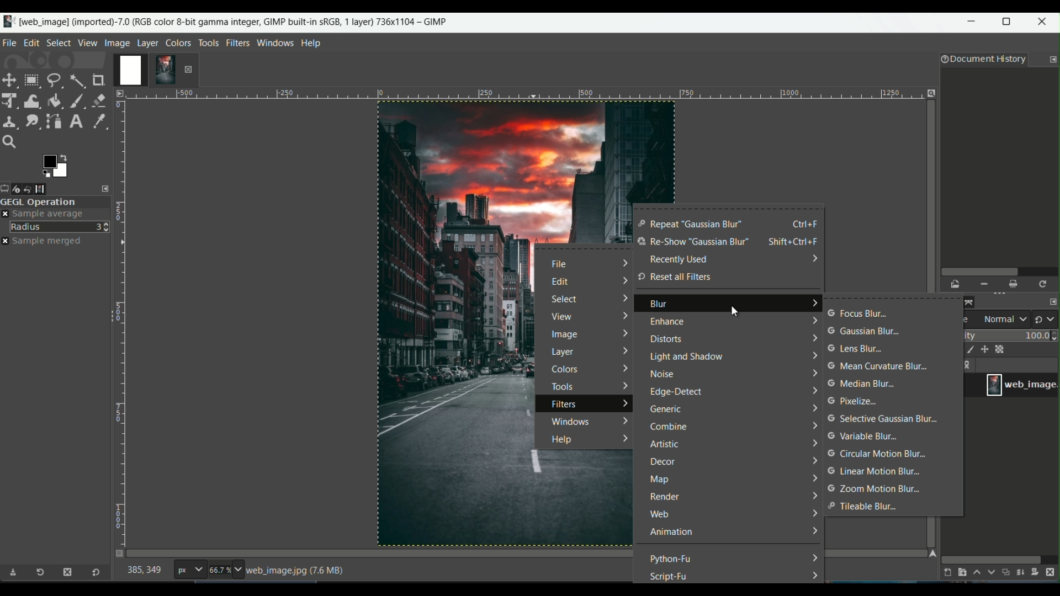 Image resolution: width=1060 pixels, height=596 pixels. Describe the element at coordinates (566, 299) in the screenshot. I see `select` at that location.